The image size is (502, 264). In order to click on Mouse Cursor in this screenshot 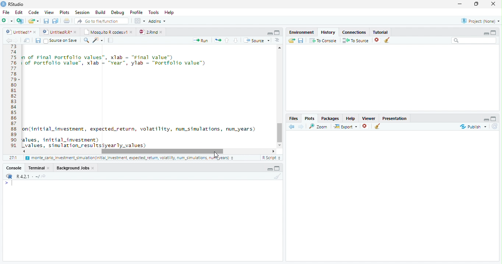, I will do `click(218, 155)`.